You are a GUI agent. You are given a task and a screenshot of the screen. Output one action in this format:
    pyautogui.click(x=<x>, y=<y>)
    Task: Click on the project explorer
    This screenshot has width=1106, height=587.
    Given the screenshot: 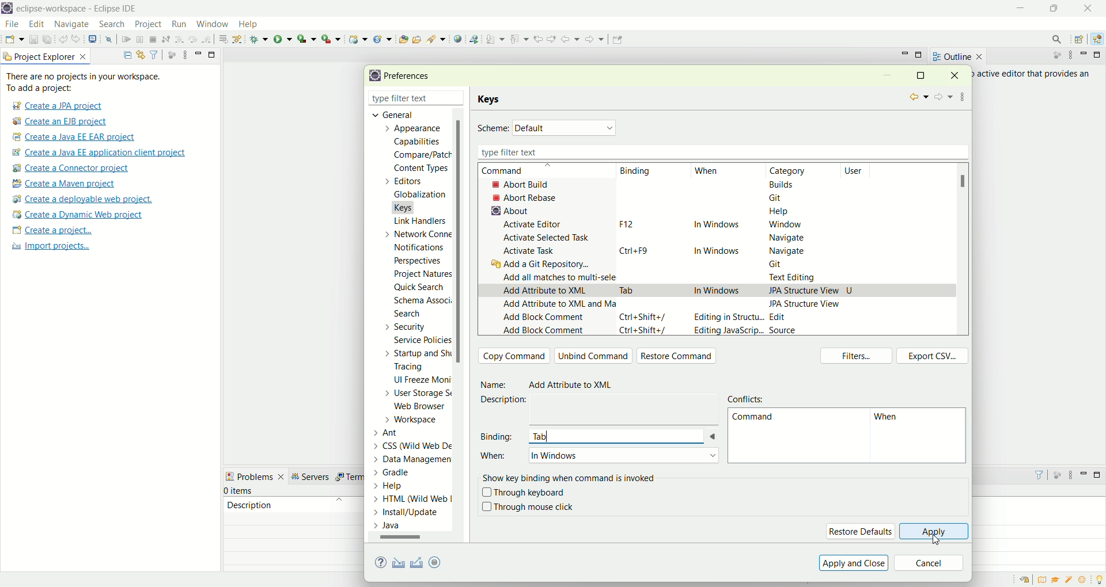 What is the action you would take?
    pyautogui.click(x=46, y=56)
    